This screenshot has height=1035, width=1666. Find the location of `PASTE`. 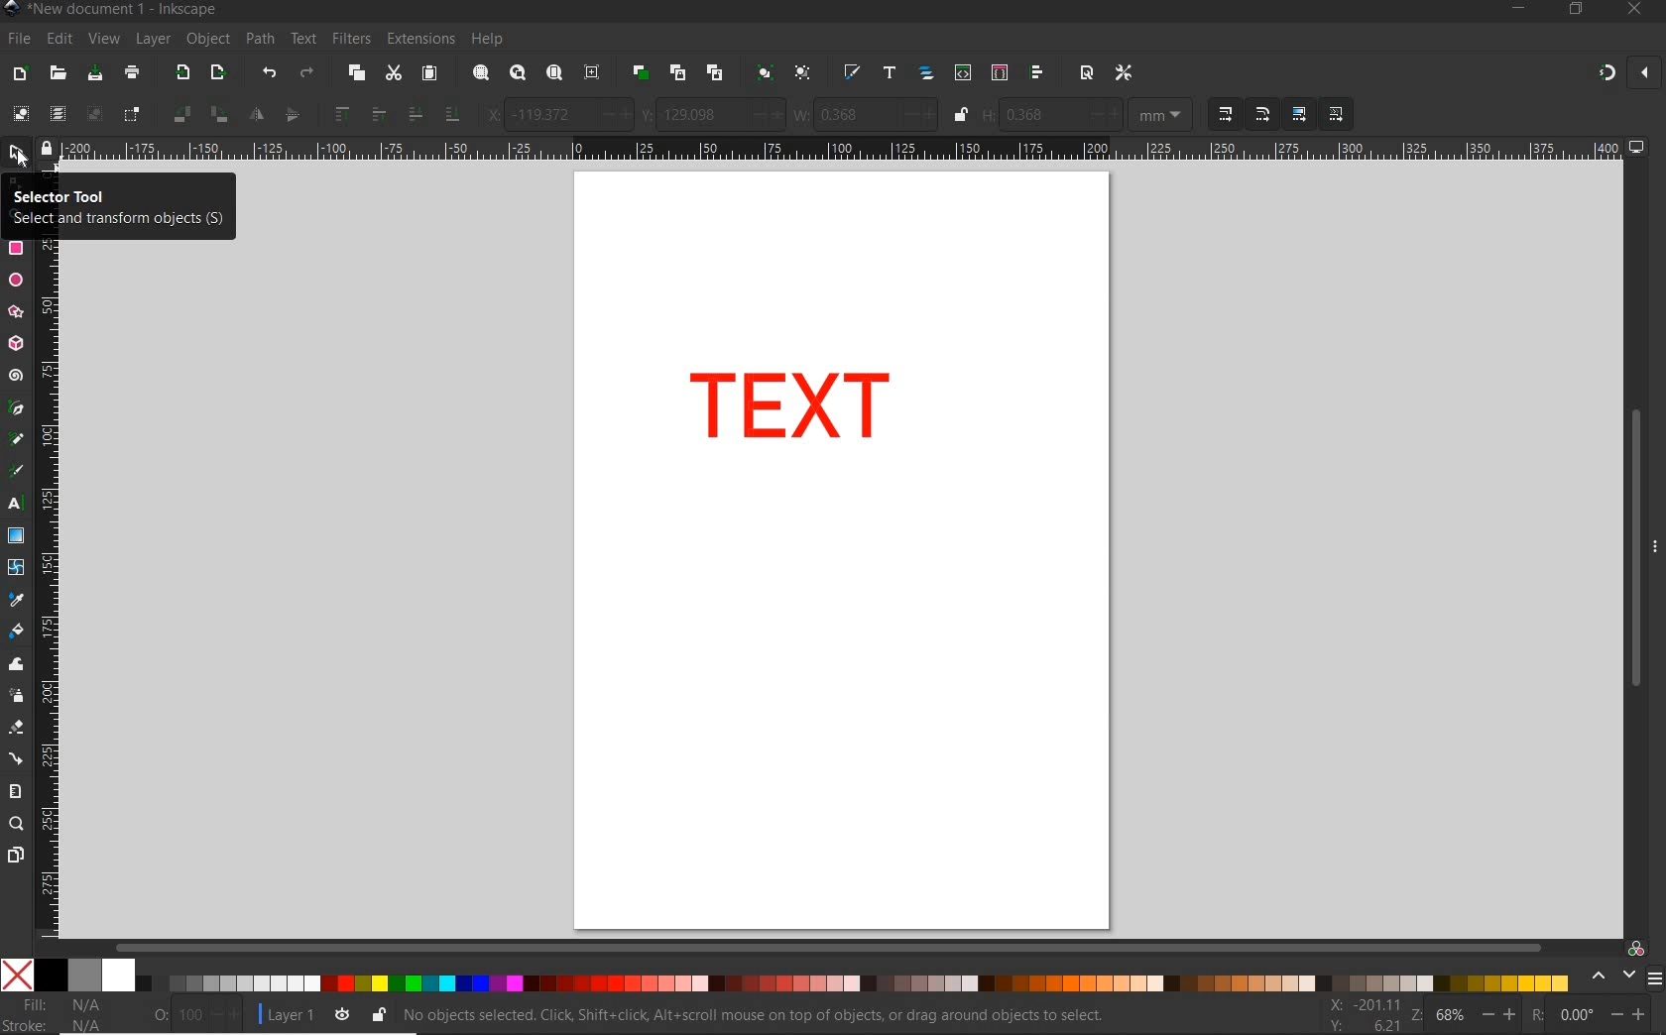

PASTE is located at coordinates (430, 73).